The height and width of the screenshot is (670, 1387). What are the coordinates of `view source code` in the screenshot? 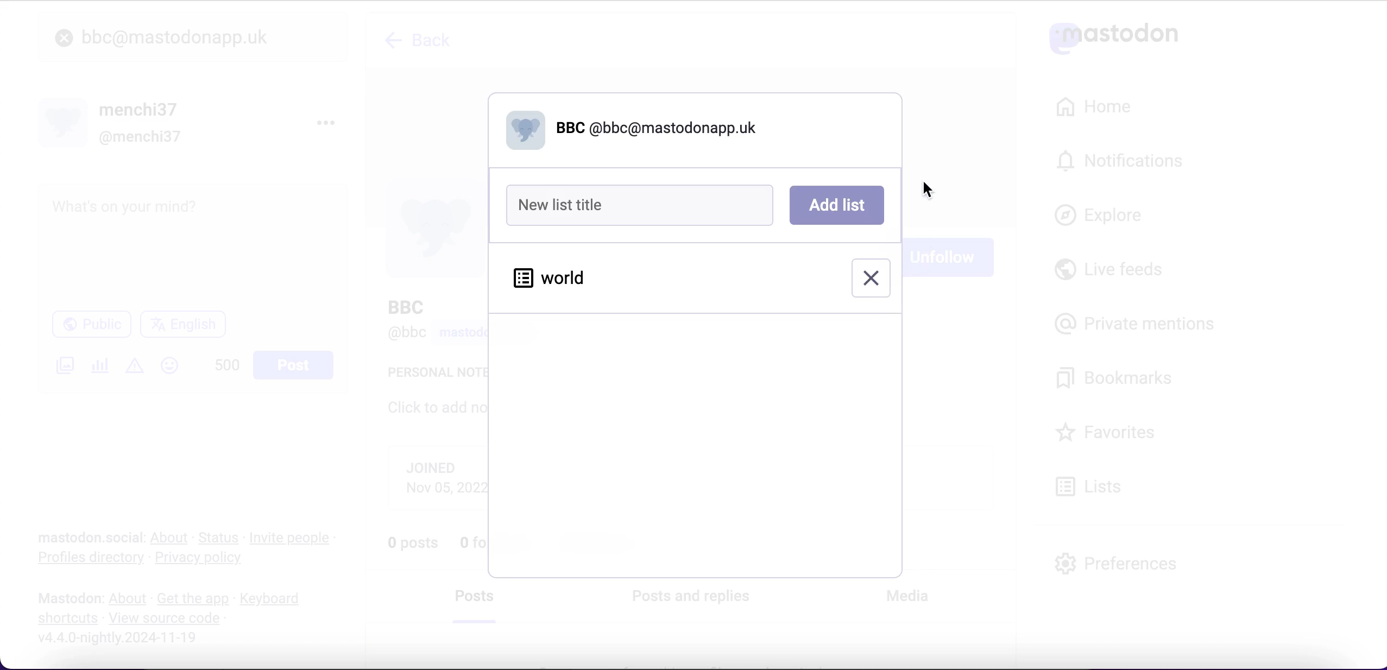 It's located at (168, 619).